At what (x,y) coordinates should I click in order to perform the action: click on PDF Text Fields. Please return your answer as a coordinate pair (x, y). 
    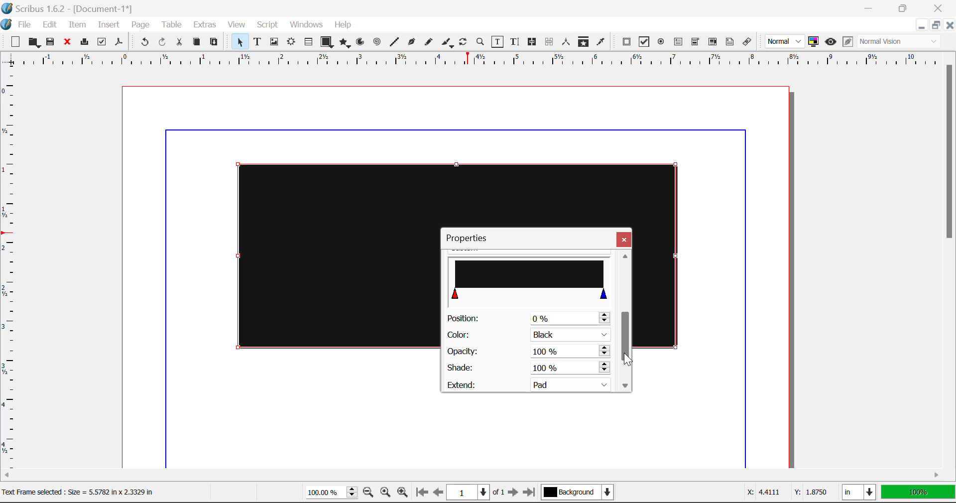
    Looking at the image, I should click on (678, 42).